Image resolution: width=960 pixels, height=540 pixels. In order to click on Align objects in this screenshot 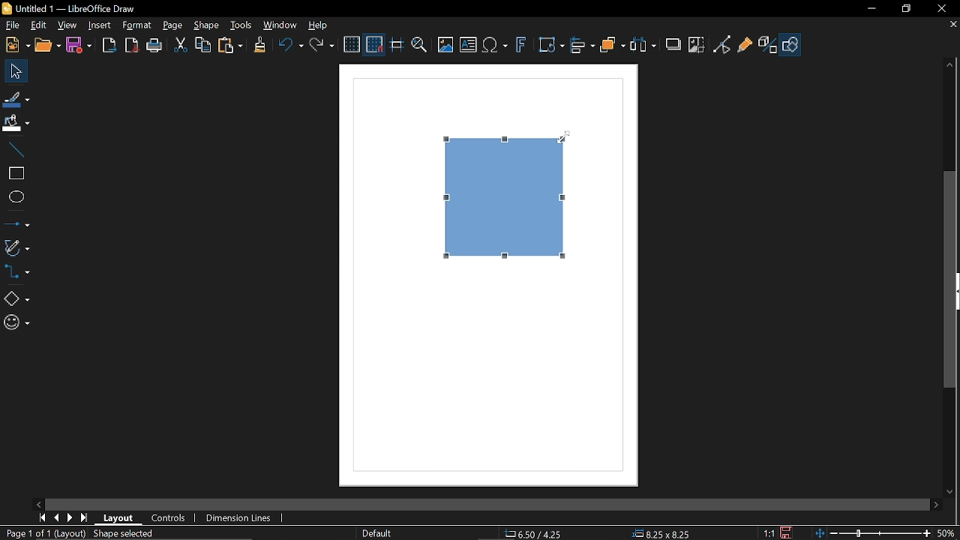, I will do `click(583, 46)`.